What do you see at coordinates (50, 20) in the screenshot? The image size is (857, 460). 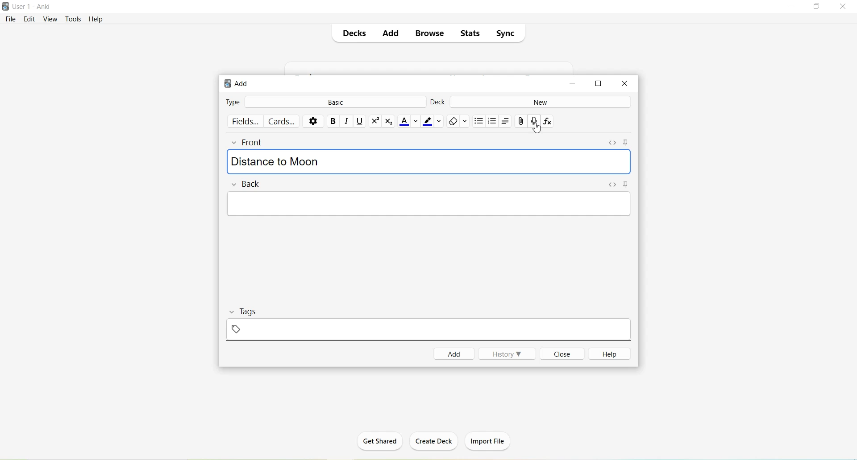 I see `View` at bounding box center [50, 20].